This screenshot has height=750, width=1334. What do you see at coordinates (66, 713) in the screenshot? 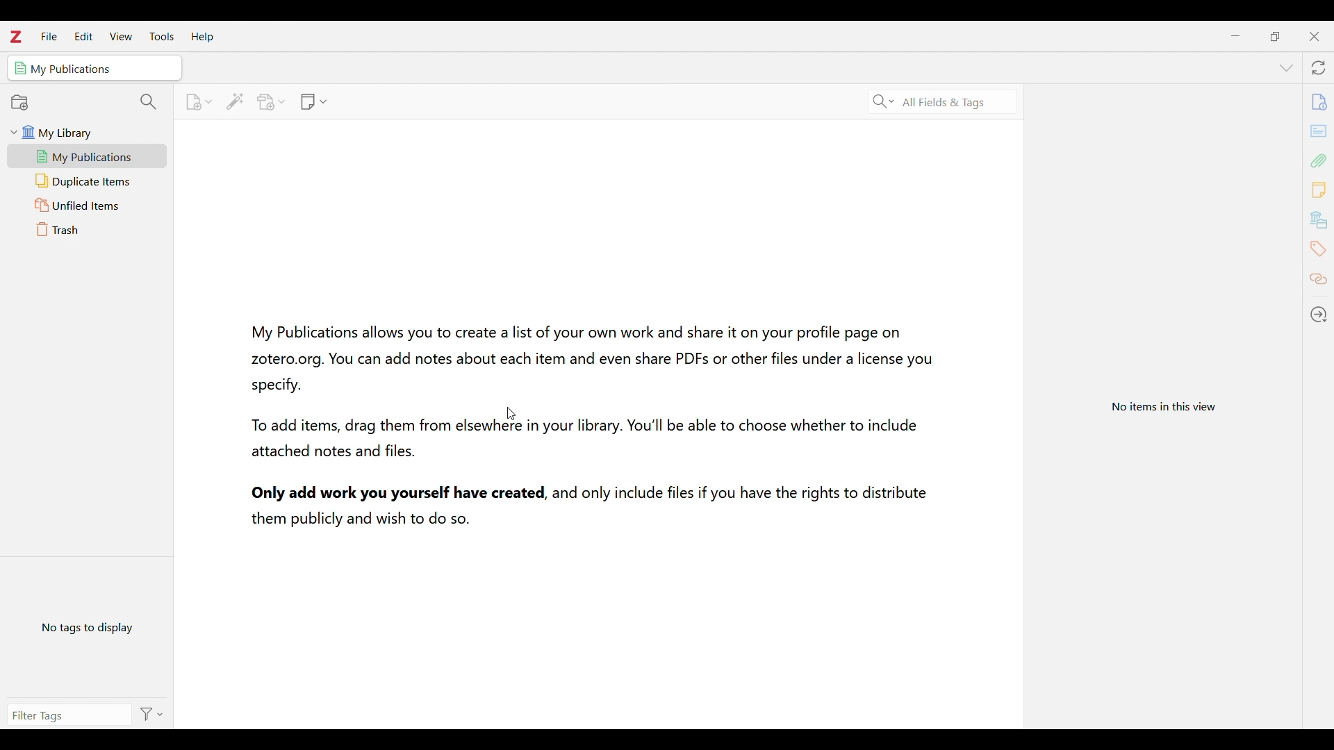
I see `Enter search manually` at bounding box center [66, 713].